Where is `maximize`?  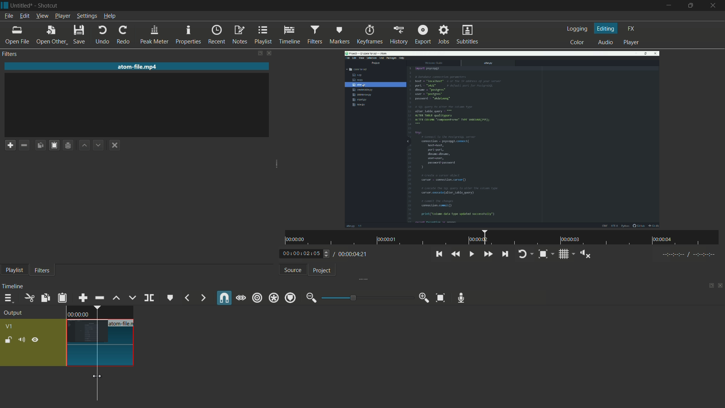
maximize is located at coordinates (692, 6).